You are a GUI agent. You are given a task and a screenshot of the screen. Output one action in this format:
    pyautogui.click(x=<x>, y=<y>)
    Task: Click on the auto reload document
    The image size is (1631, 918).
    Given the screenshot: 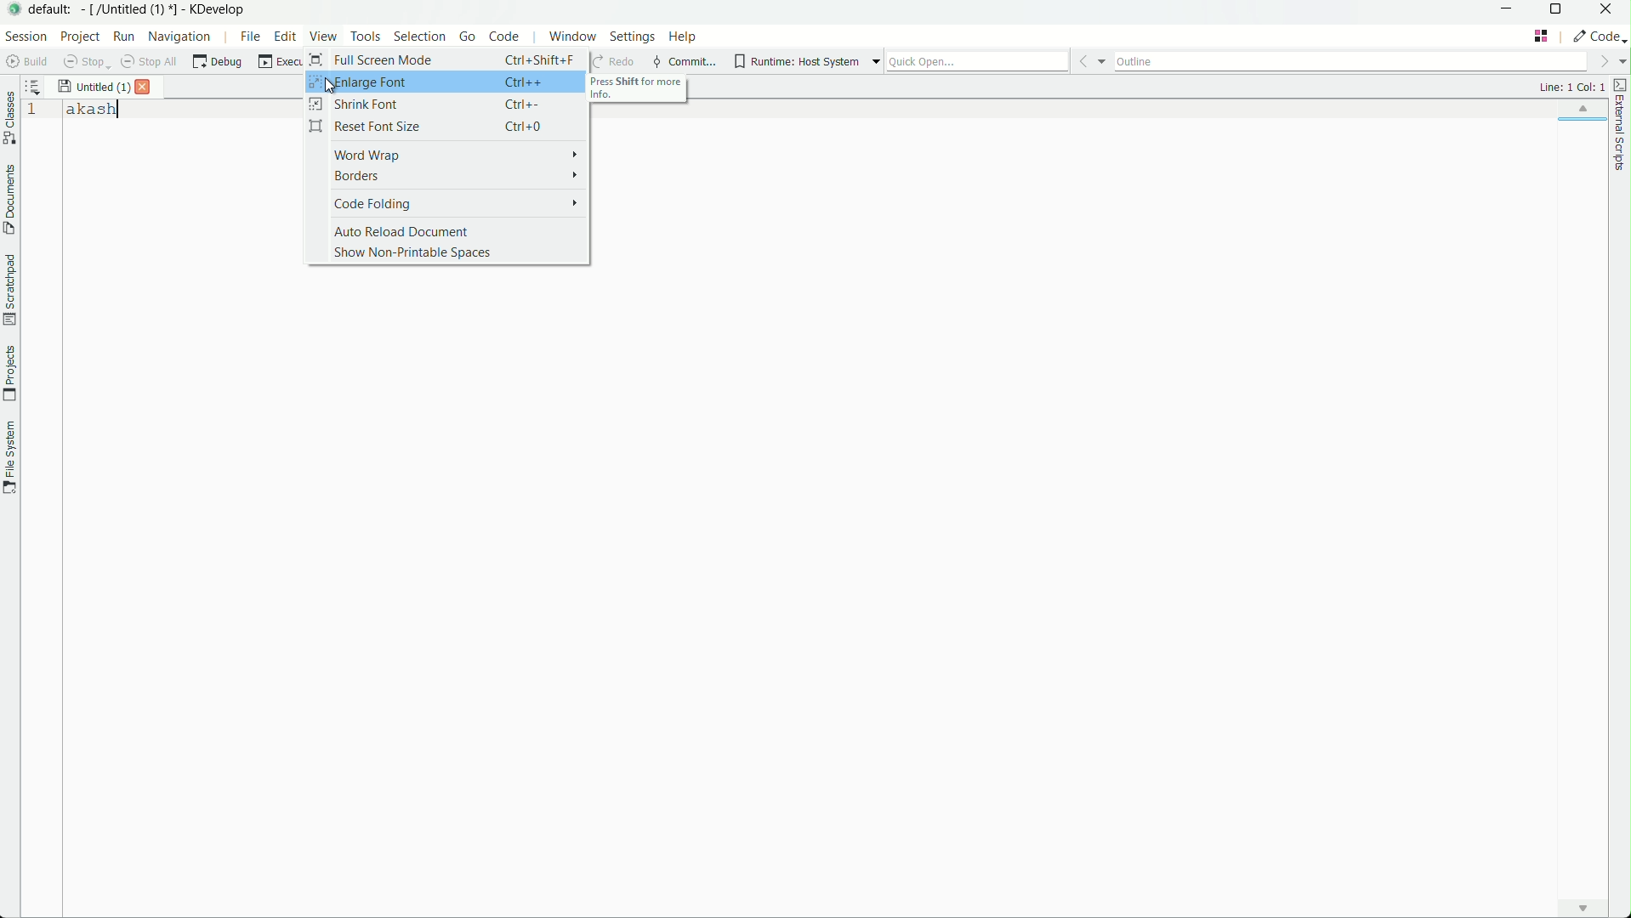 What is the action you would take?
    pyautogui.click(x=448, y=230)
    